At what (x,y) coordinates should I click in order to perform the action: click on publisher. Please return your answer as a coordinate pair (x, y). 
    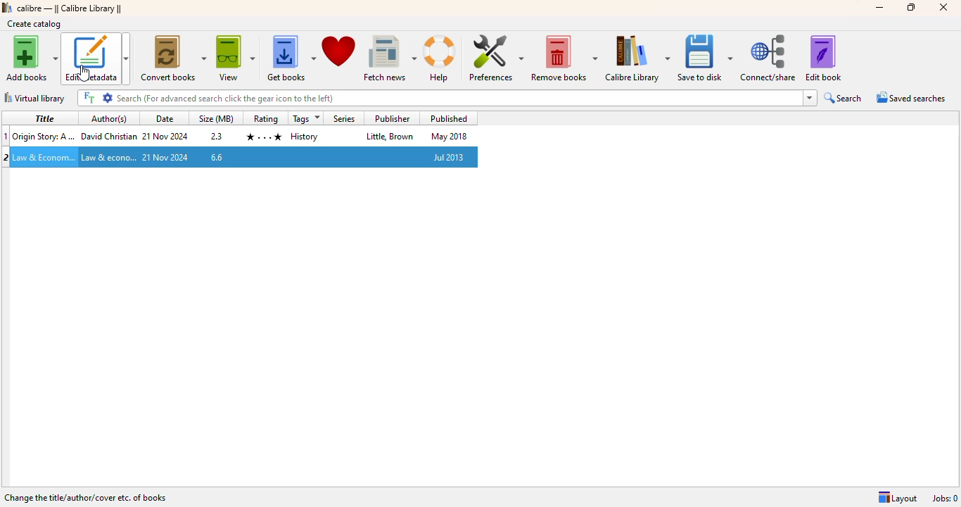
    Looking at the image, I should click on (390, 118).